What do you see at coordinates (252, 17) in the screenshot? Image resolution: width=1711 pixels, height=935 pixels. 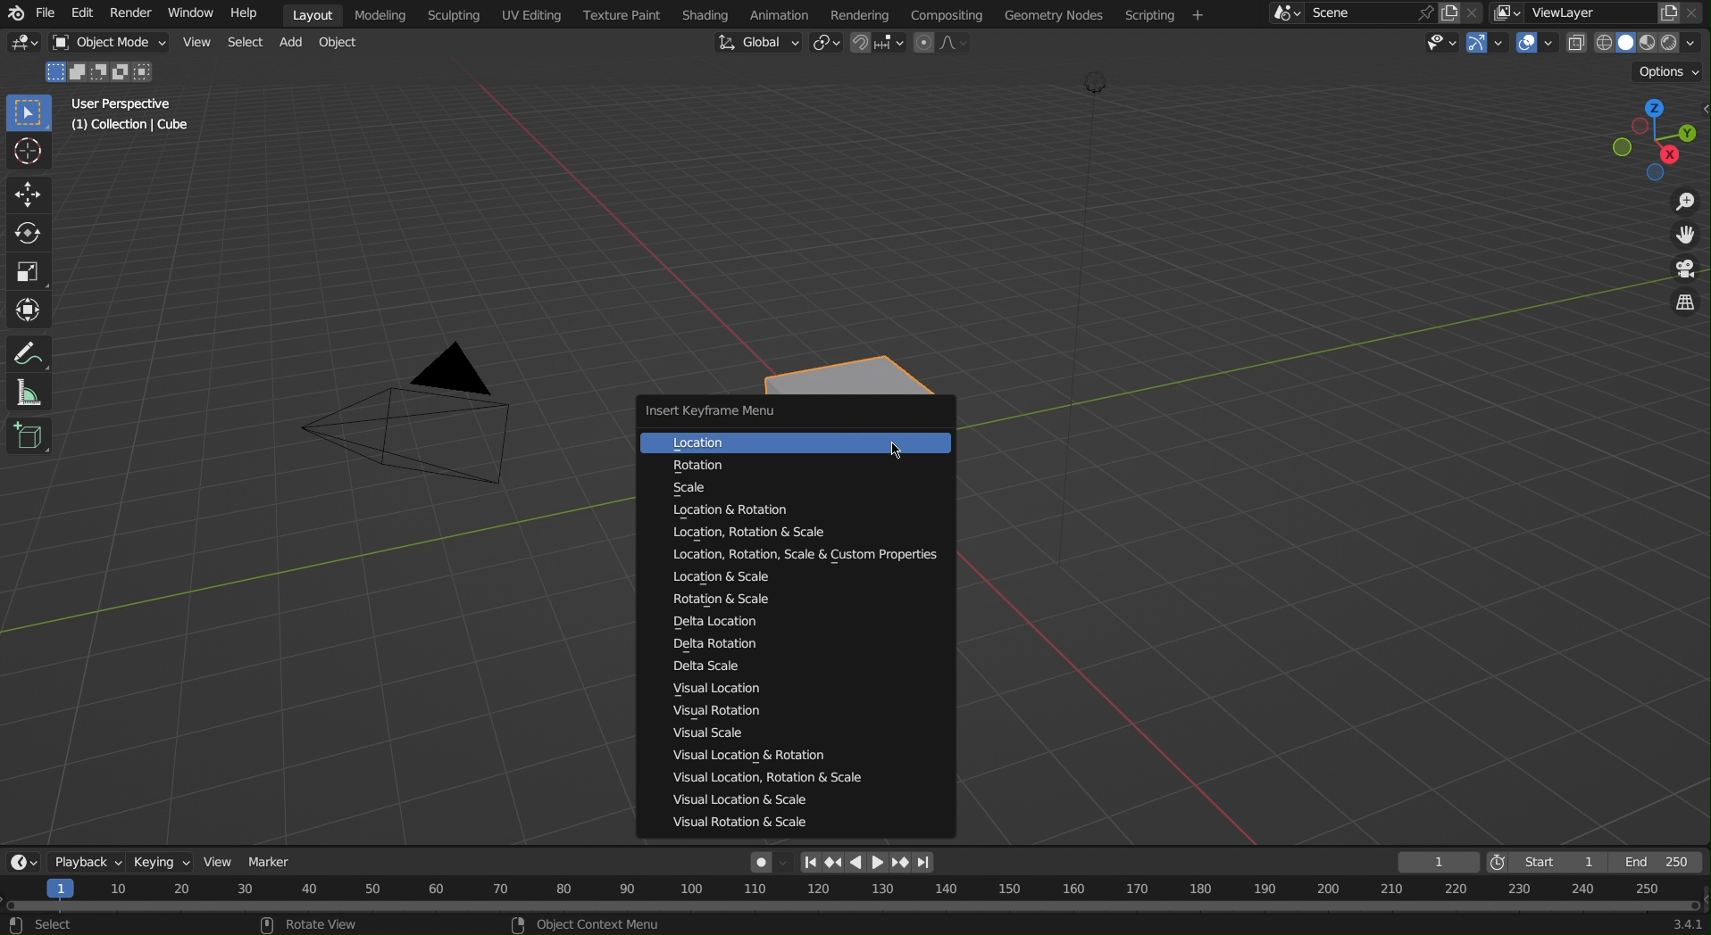 I see `Help` at bounding box center [252, 17].